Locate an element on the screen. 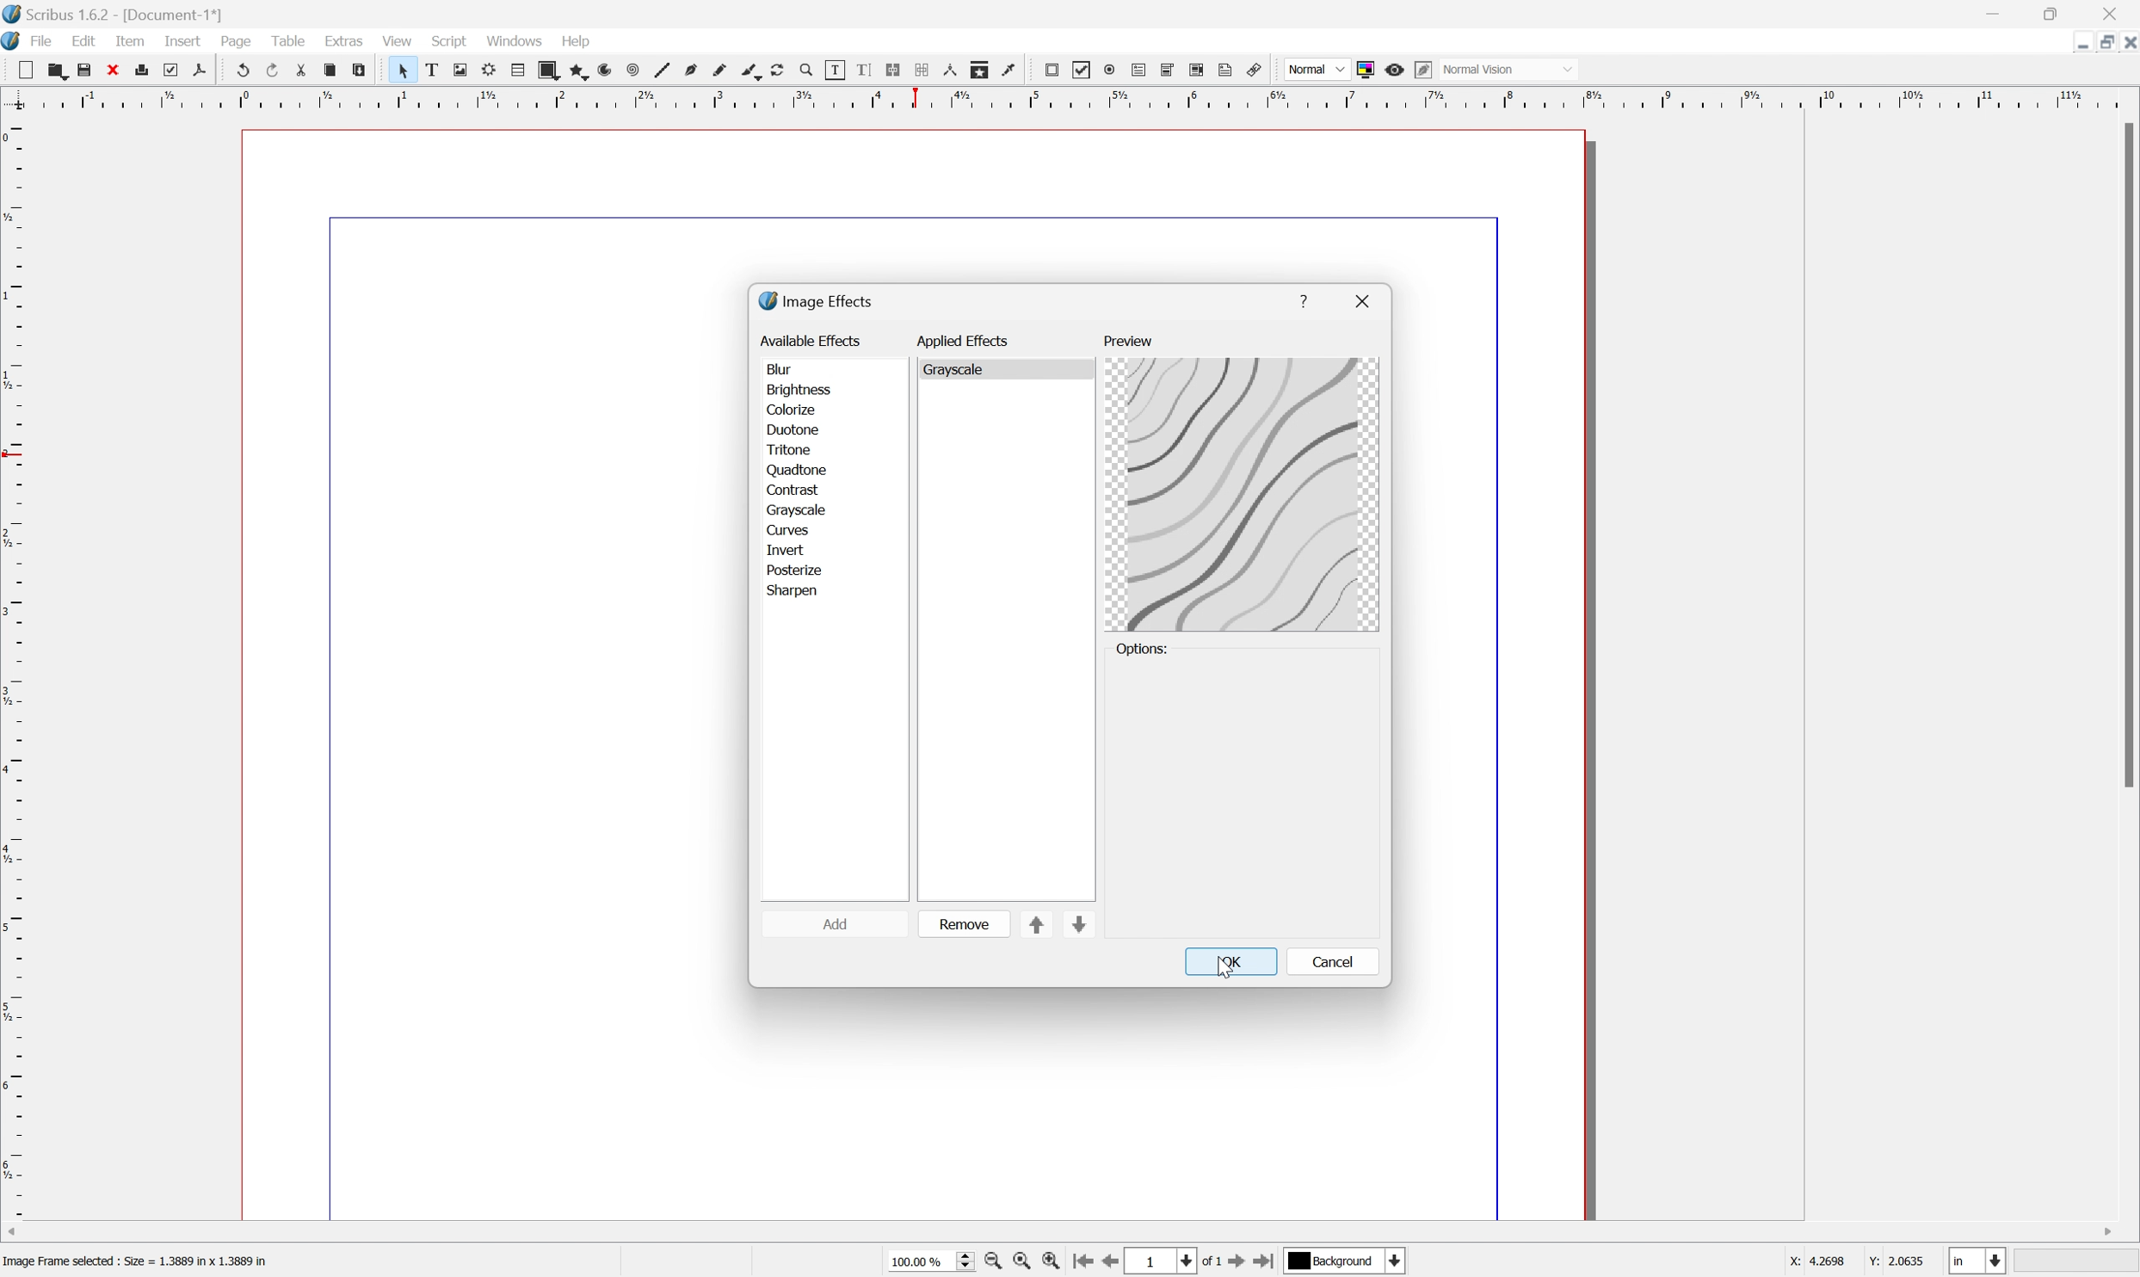 Image resolution: width=2140 pixels, height=1277 pixels. Page is located at coordinates (234, 41).